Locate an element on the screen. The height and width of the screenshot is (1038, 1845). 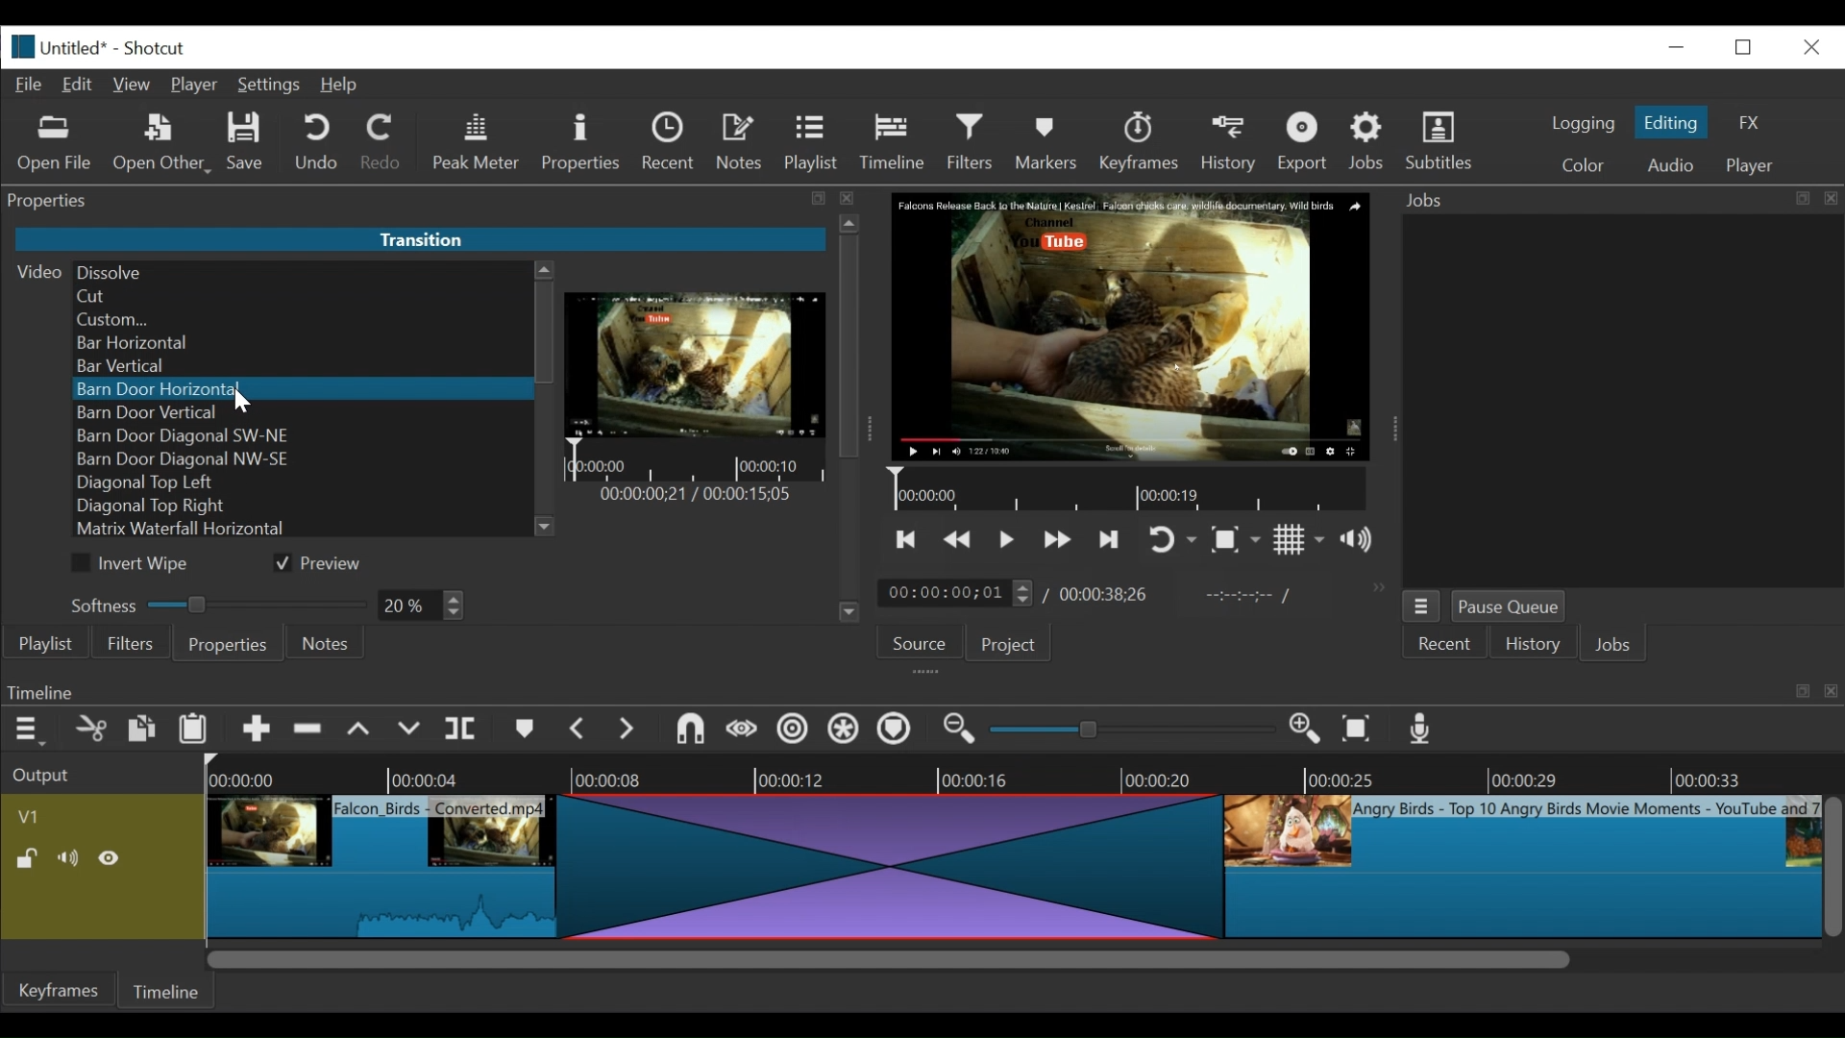
History is located at coordinates (1533, 647).